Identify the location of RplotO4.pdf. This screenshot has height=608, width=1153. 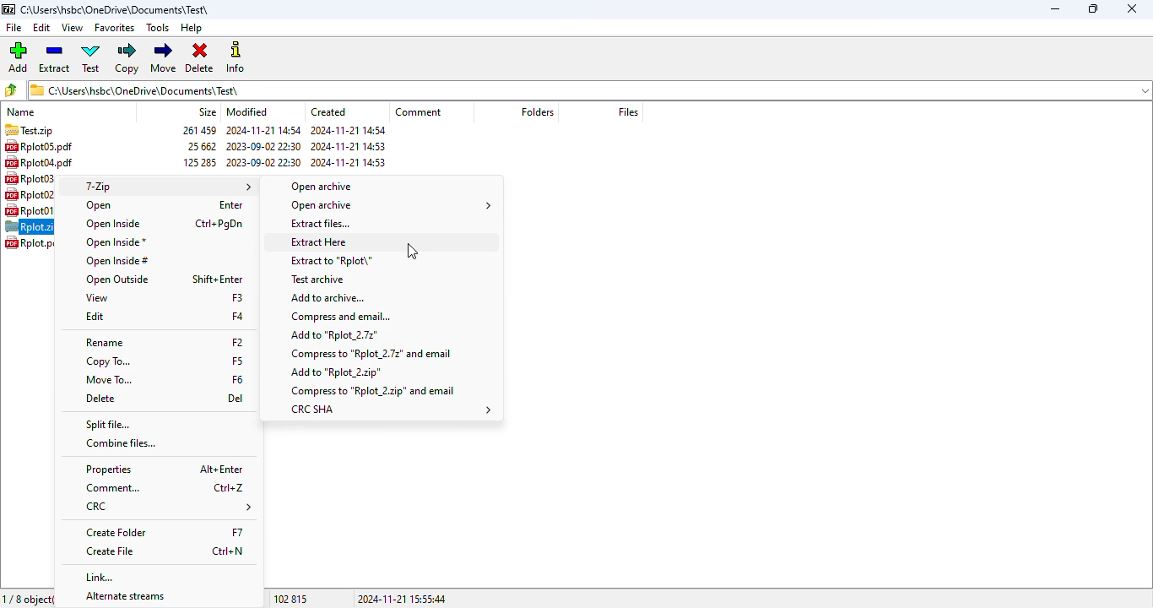
(43, 162).